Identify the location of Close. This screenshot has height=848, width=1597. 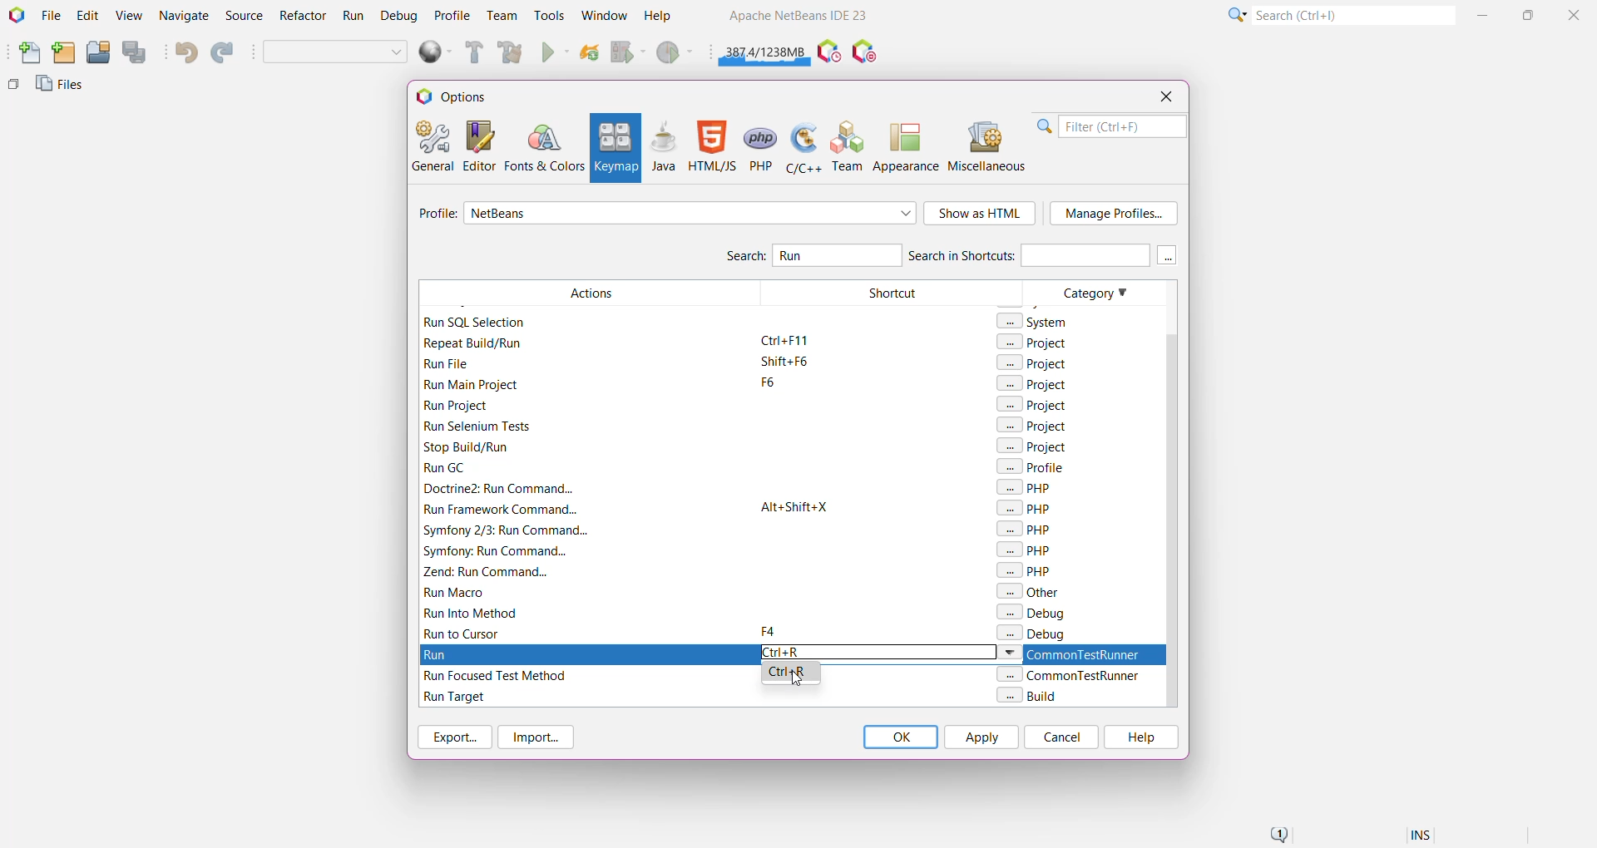
(1165, 96).